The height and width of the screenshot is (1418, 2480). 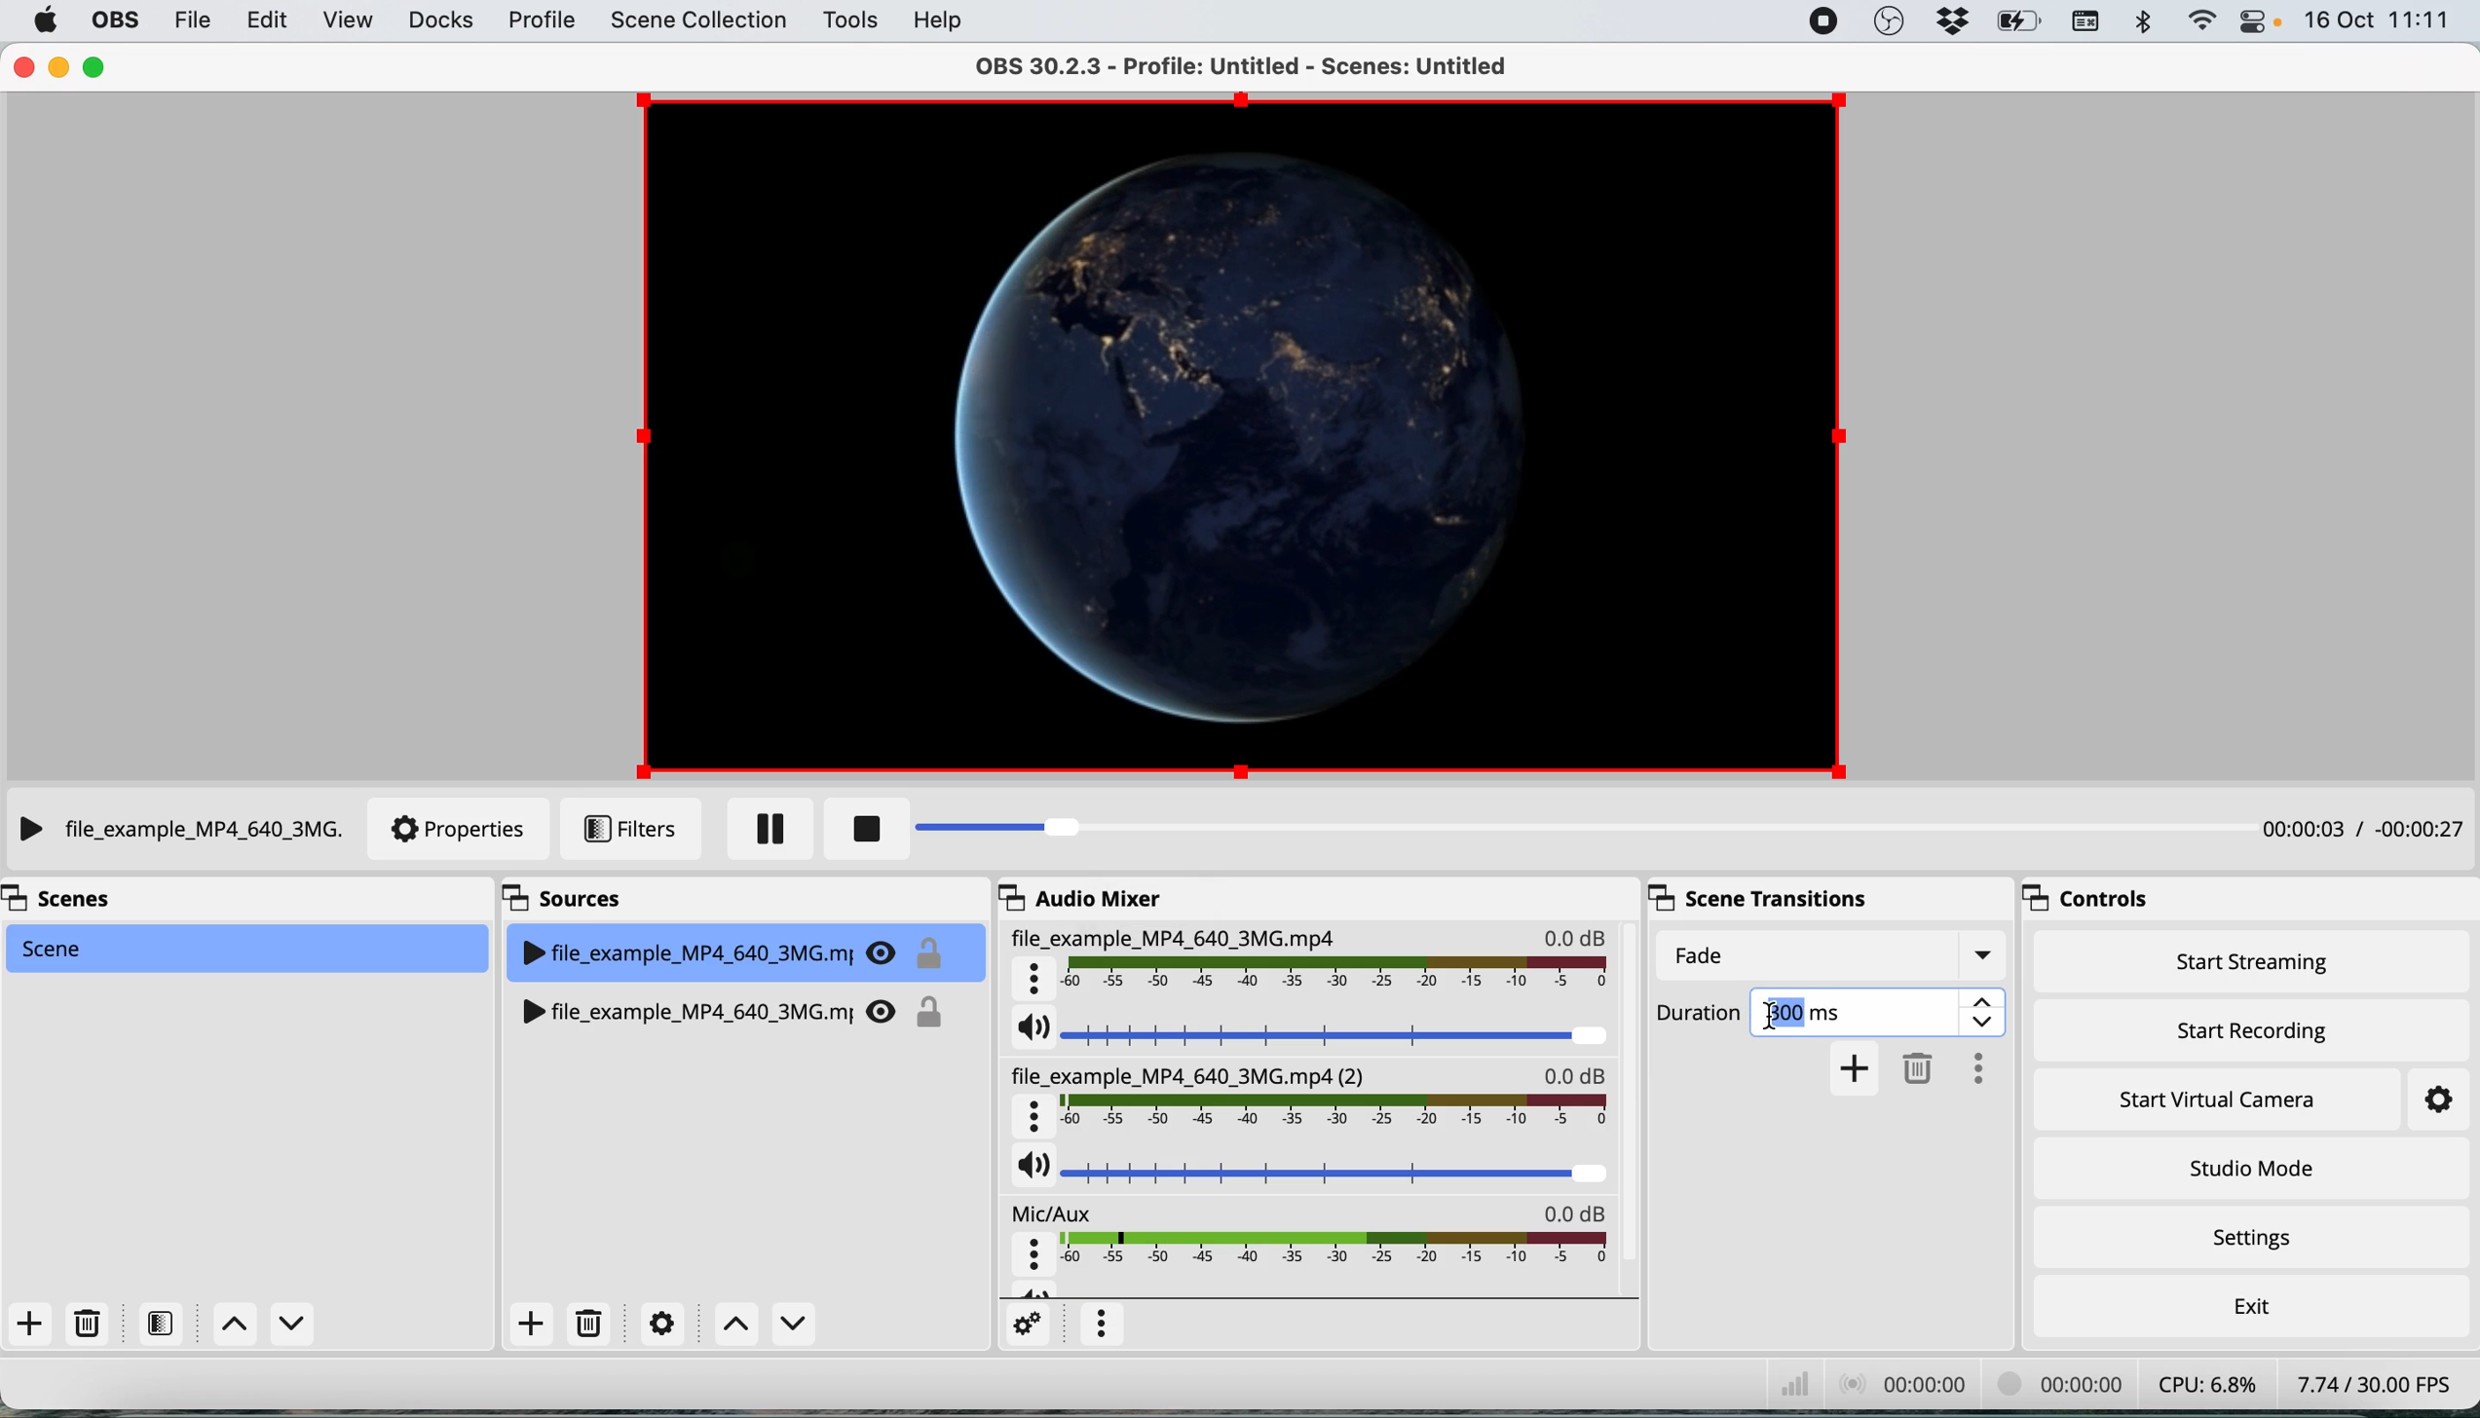 I want to click on wifi, so click(x=2206, y=21).